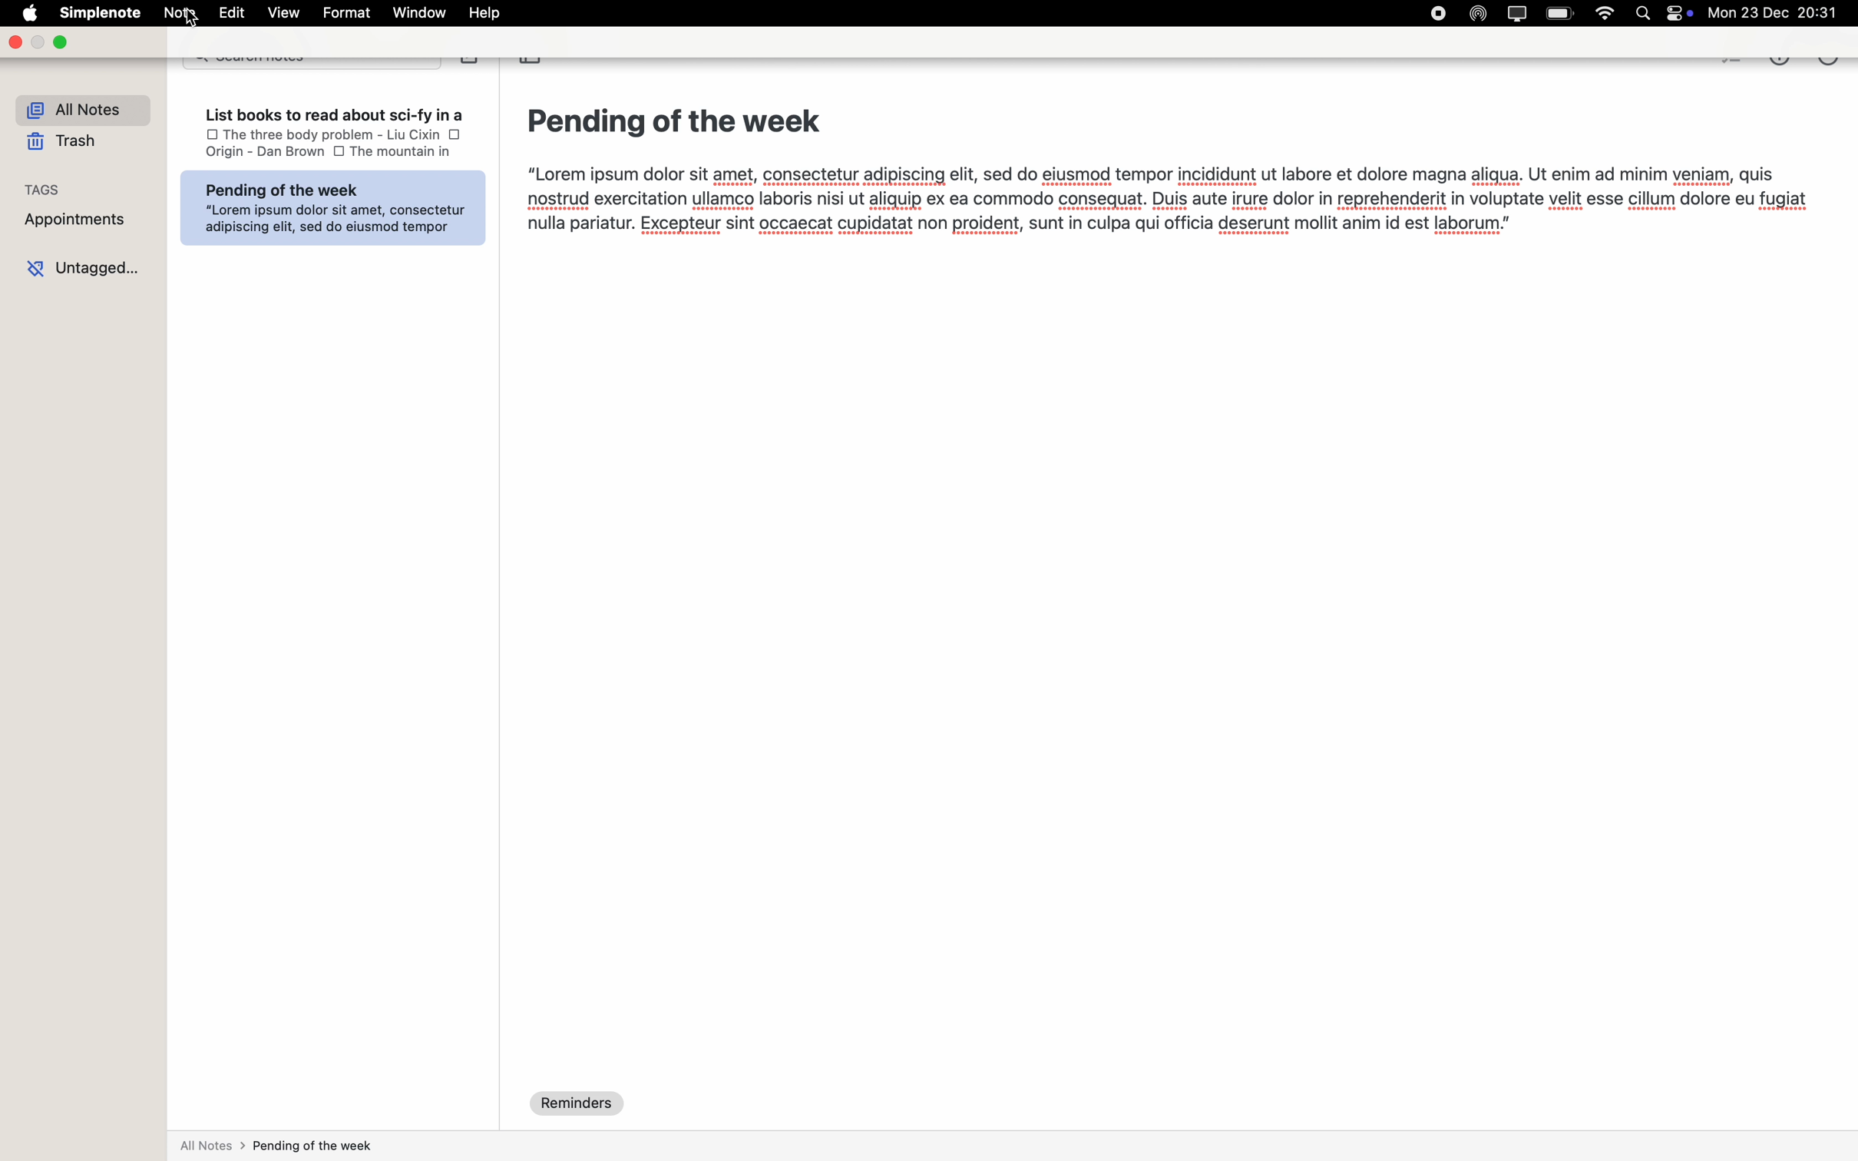 Image resolution: width=1858 pixels, height=1161 pixels. I want to click on Simplenote, so click(101, 12).